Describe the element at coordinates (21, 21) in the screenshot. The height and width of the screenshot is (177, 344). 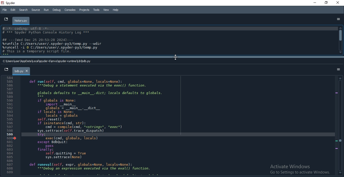
I see `tab title` at that location.